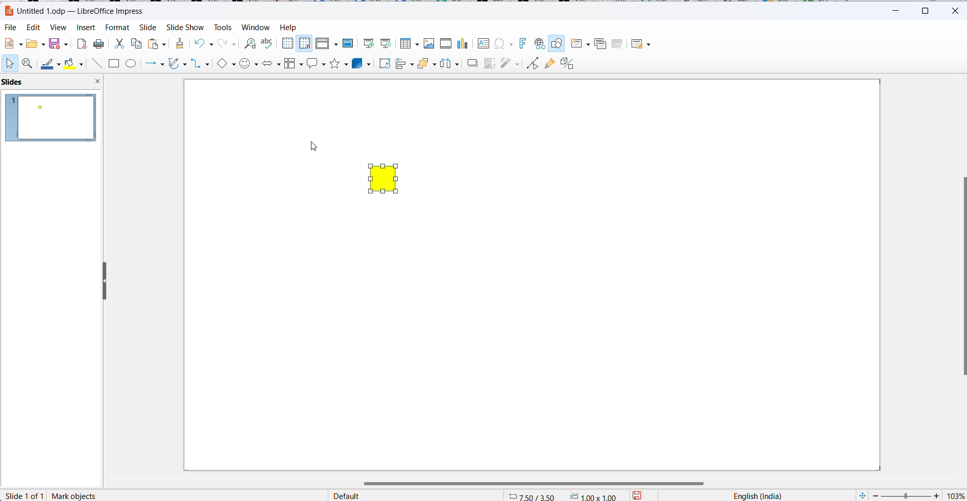 Image resolution: width=967 pixels, height=501 pixels. I want to click on 3d objects , so click(362, 64).